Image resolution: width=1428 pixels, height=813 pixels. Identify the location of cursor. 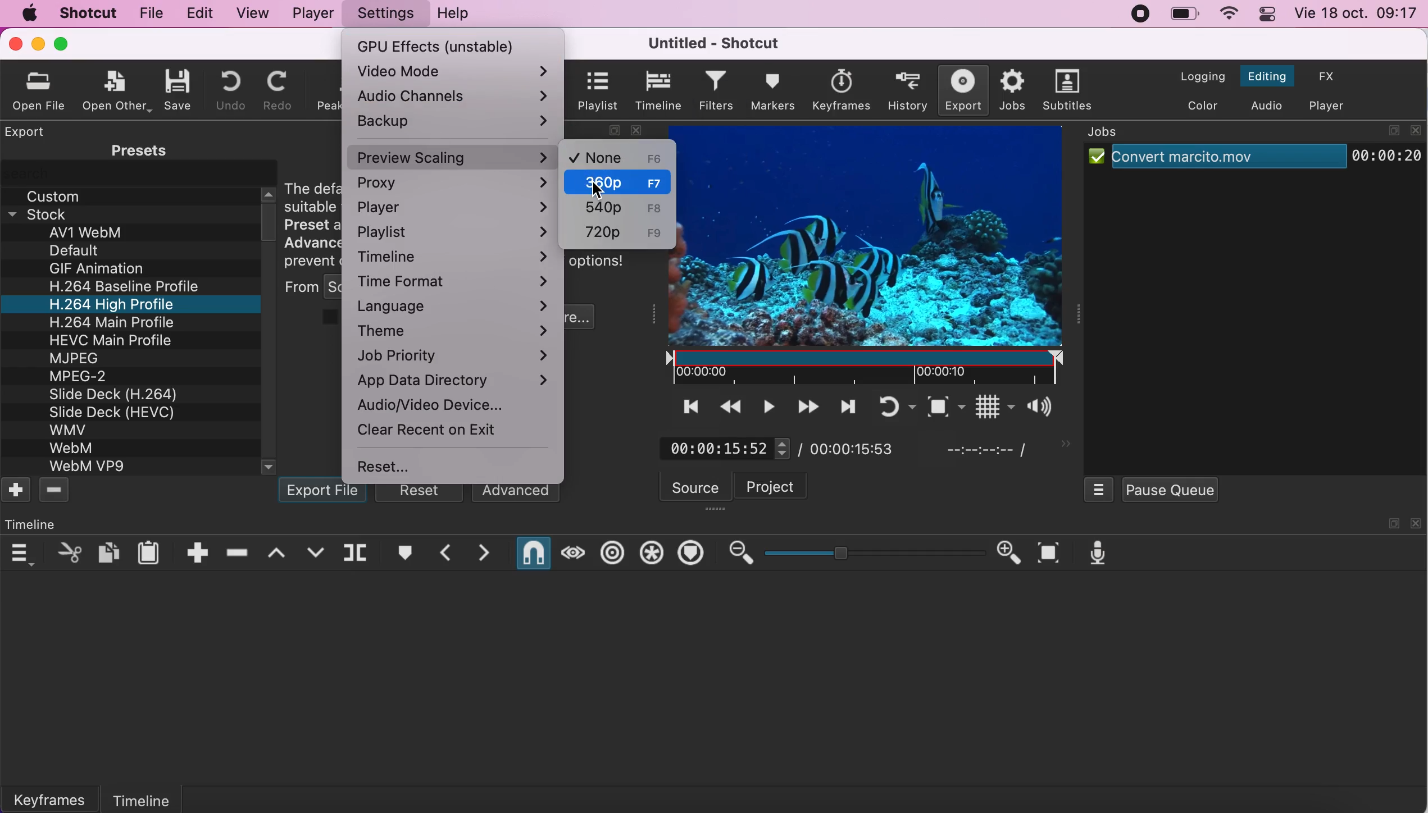
(614, 197).